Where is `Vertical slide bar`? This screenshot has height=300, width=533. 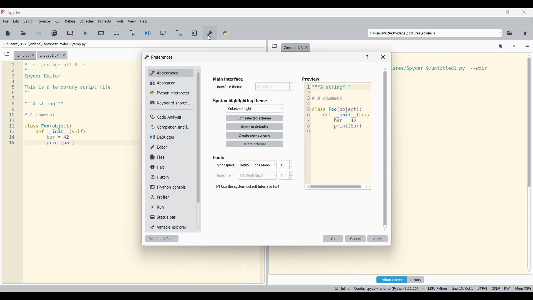 Vertical slide bar is located at coordinates (385, 149).